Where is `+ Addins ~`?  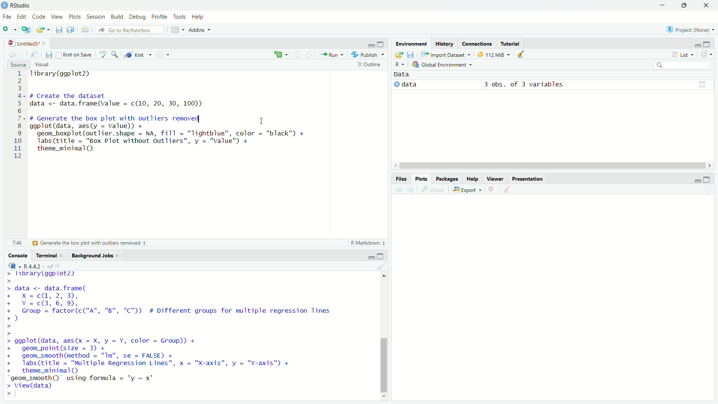 + Addins ~ is located at coordinates (197, 29).